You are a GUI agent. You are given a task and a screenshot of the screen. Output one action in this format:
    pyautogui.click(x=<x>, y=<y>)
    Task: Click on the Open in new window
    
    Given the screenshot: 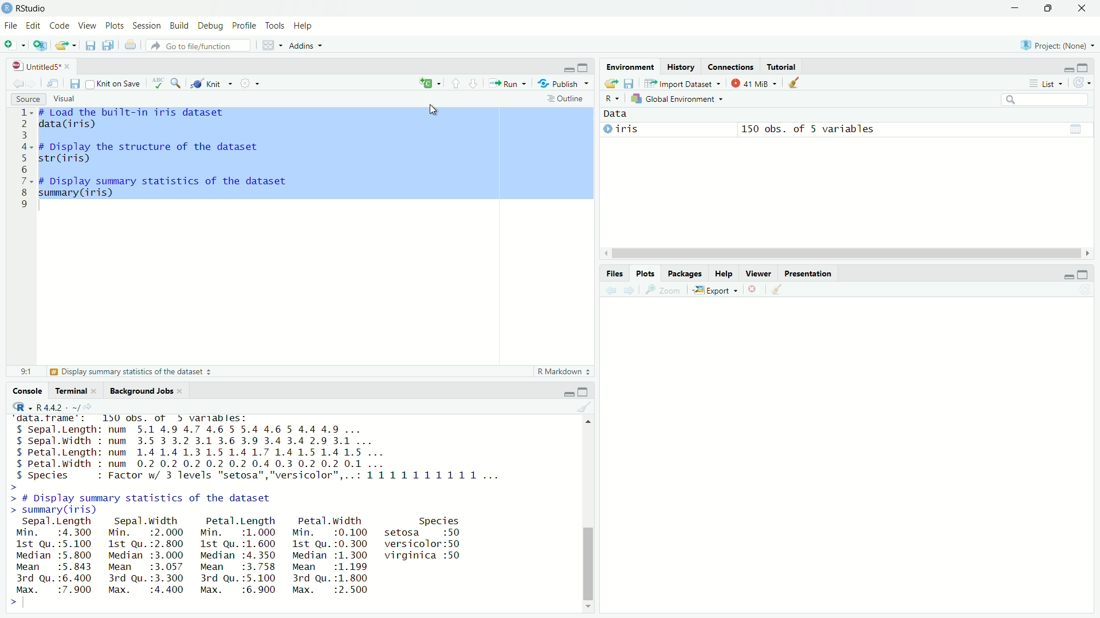 What is the action you would take?
    pyautogui.click(x=53, y=82)
    